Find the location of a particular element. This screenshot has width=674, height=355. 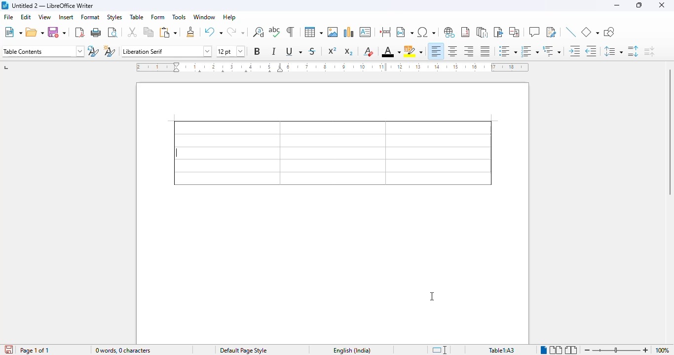

character highlighting color is located at coordinates (413, 51).